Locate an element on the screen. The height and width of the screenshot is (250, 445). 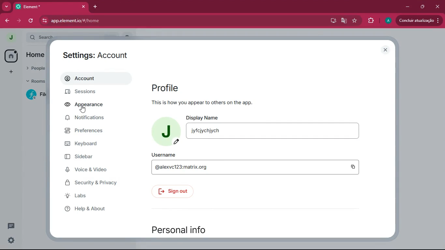
help is located at coordinates (91, 209).